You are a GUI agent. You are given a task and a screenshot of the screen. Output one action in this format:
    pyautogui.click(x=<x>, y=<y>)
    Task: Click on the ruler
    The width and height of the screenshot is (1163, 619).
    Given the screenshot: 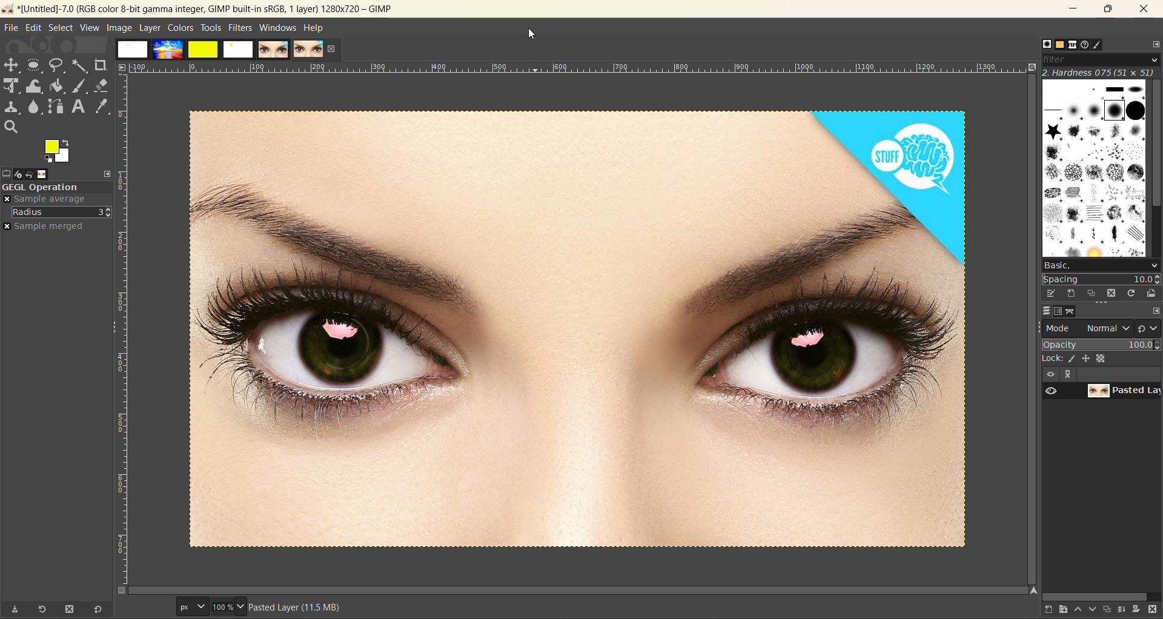 What is the action you would take?
    pyautogui.click(x=125, y=328)
    